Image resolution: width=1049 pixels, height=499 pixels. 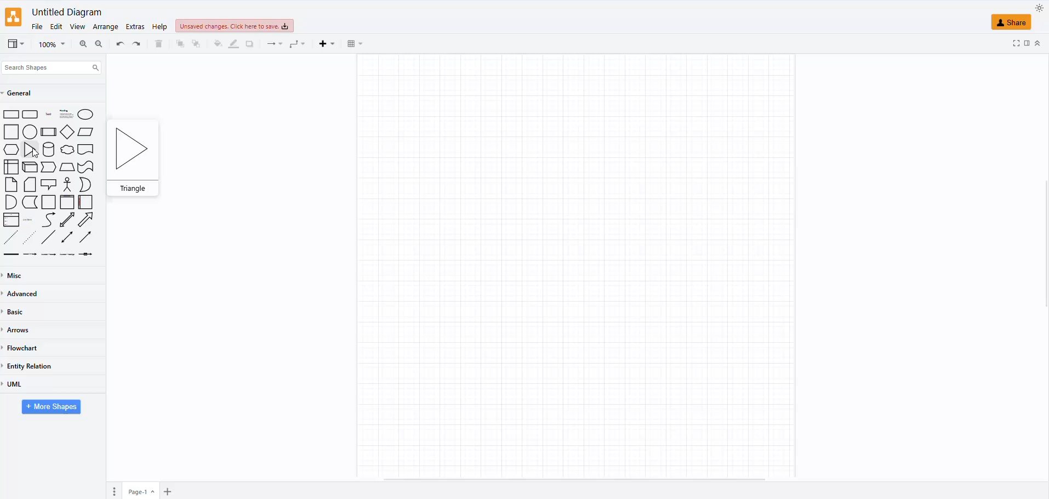 What do you see at coordinates (49, 132) in the screenshot?
I see `Box with borders` at bounding box center [49, 132].